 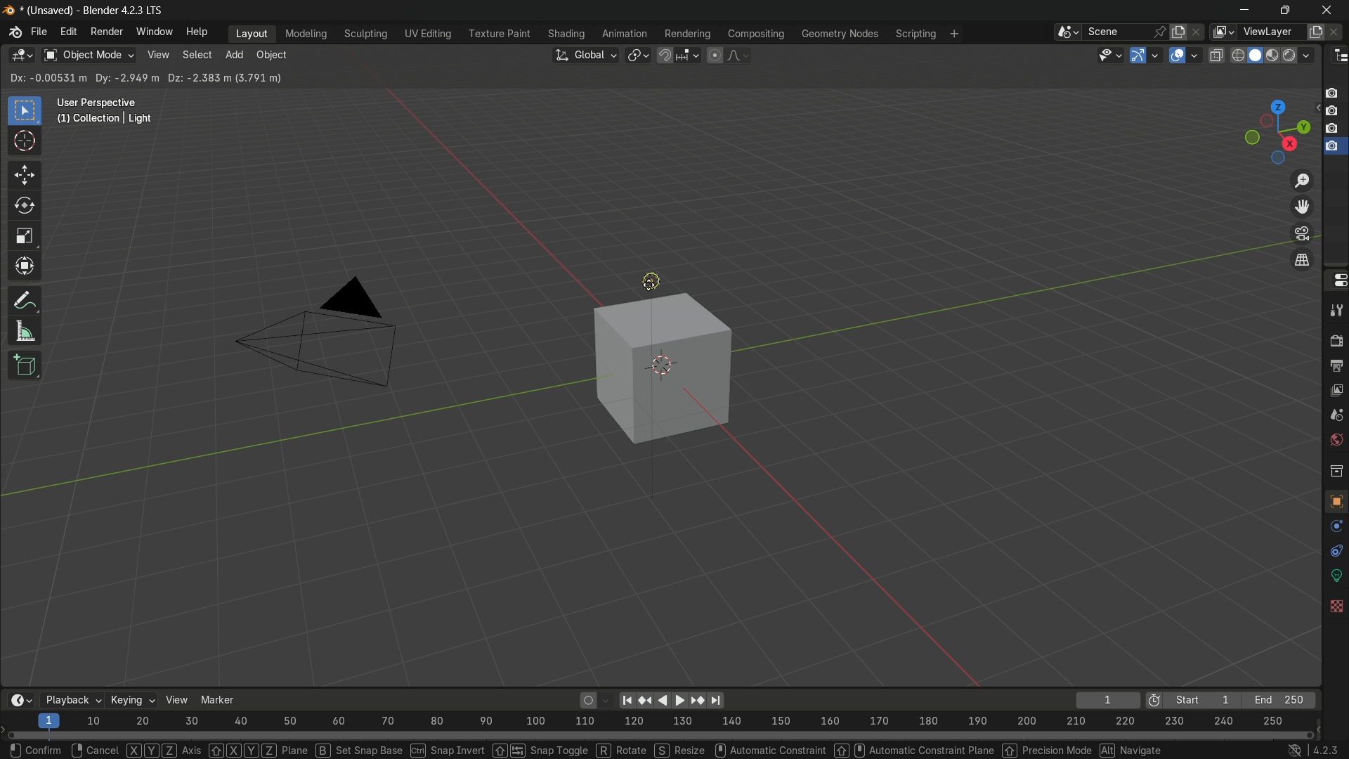 I want to click on timeline, so click(x=22, y=698).